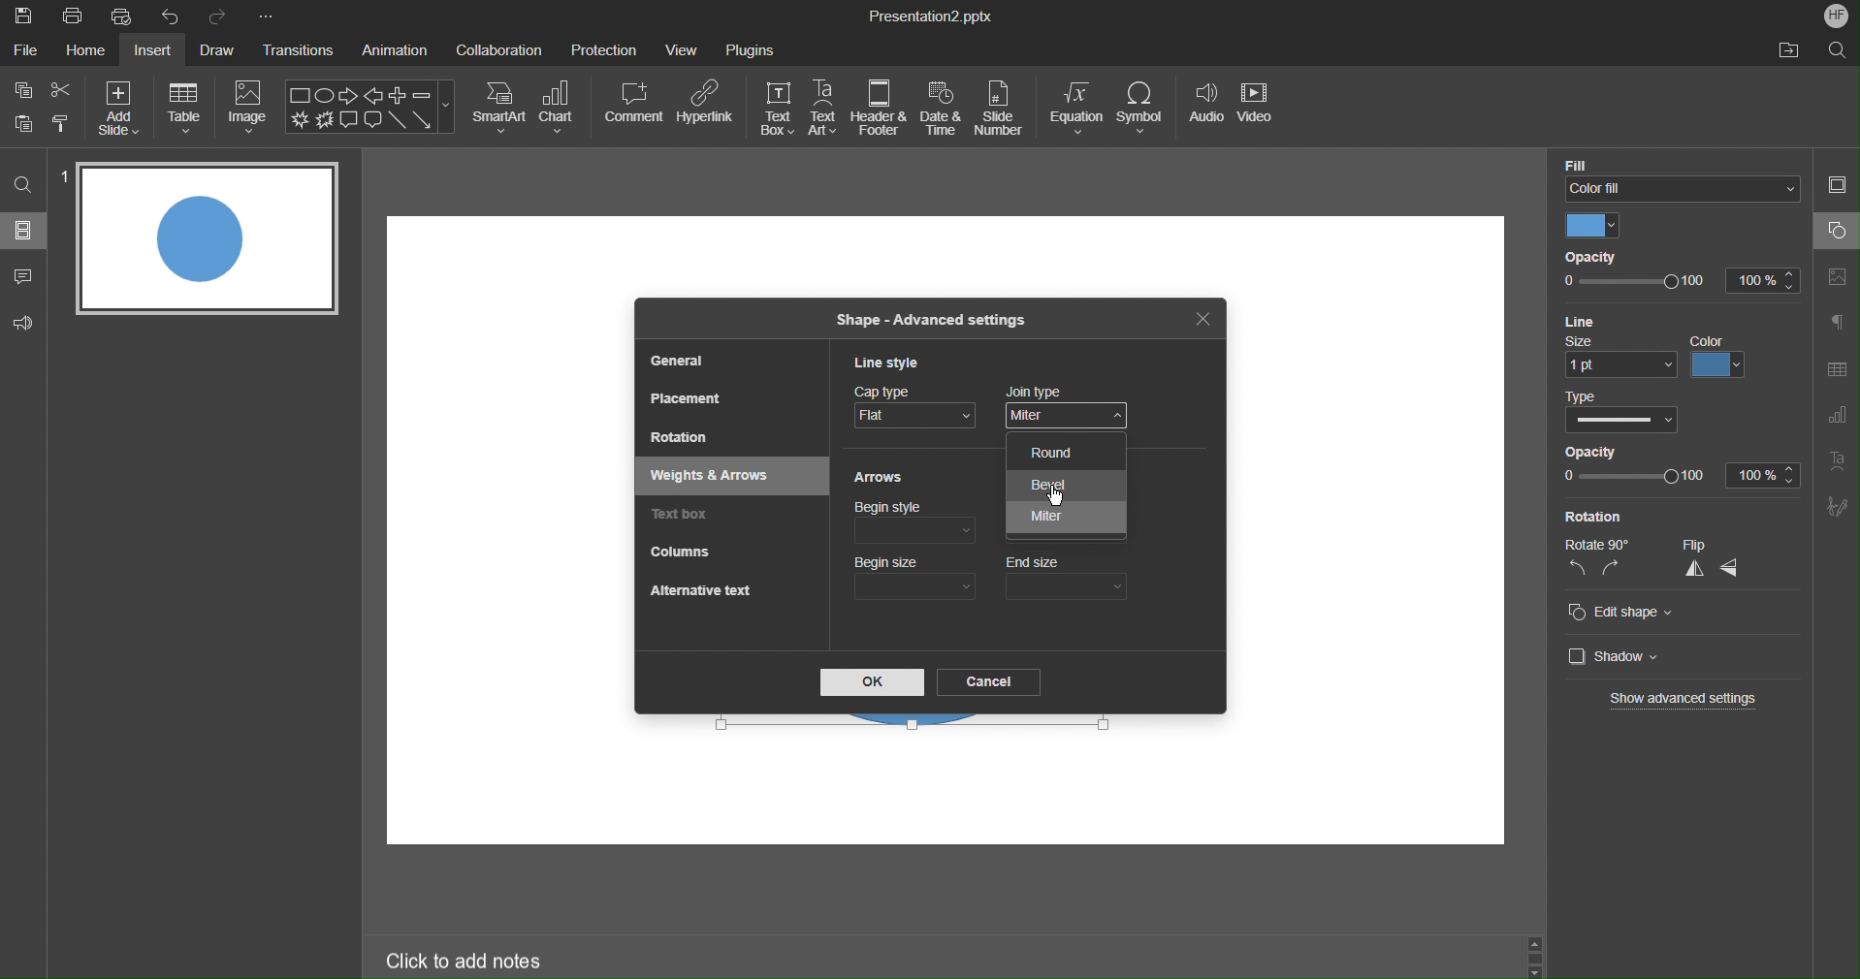  I want to click on Line, so click(1587, 320).